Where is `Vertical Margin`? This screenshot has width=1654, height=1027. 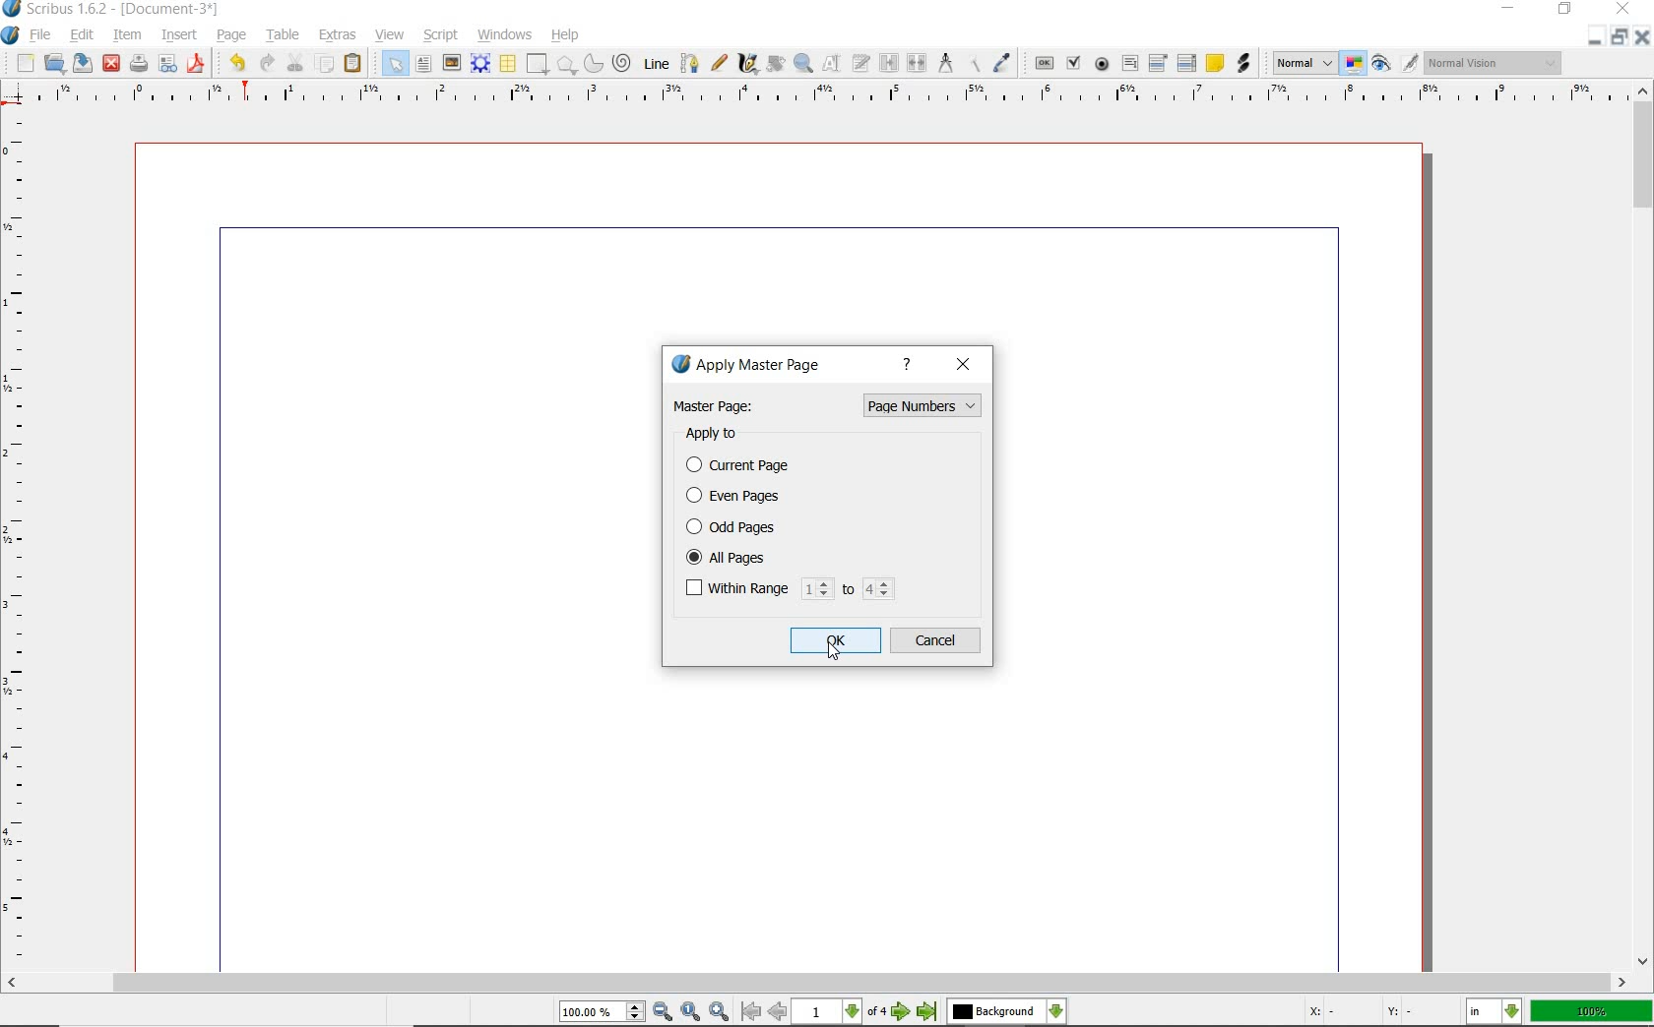
Vertical Margin is located at coordinates (22, 541).